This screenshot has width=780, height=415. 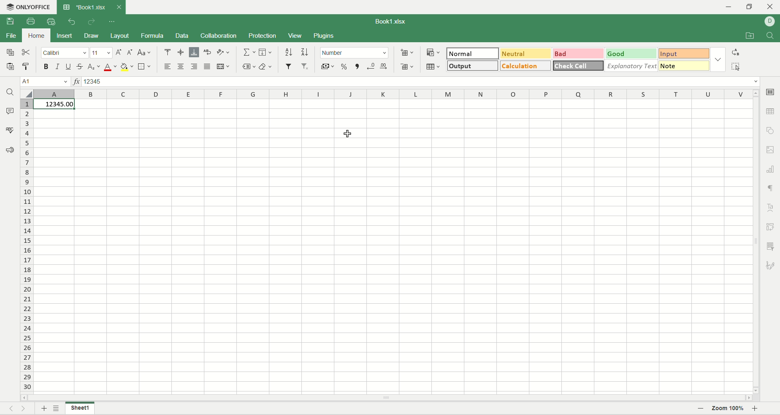 What do you see at coordinates (219, 36) in the screenshot?
I see `collaboration` at bounding box center [219, 36].